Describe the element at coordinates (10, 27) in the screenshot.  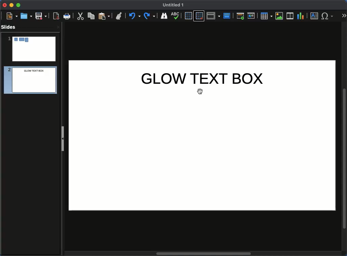
I see `Slides` at that location.